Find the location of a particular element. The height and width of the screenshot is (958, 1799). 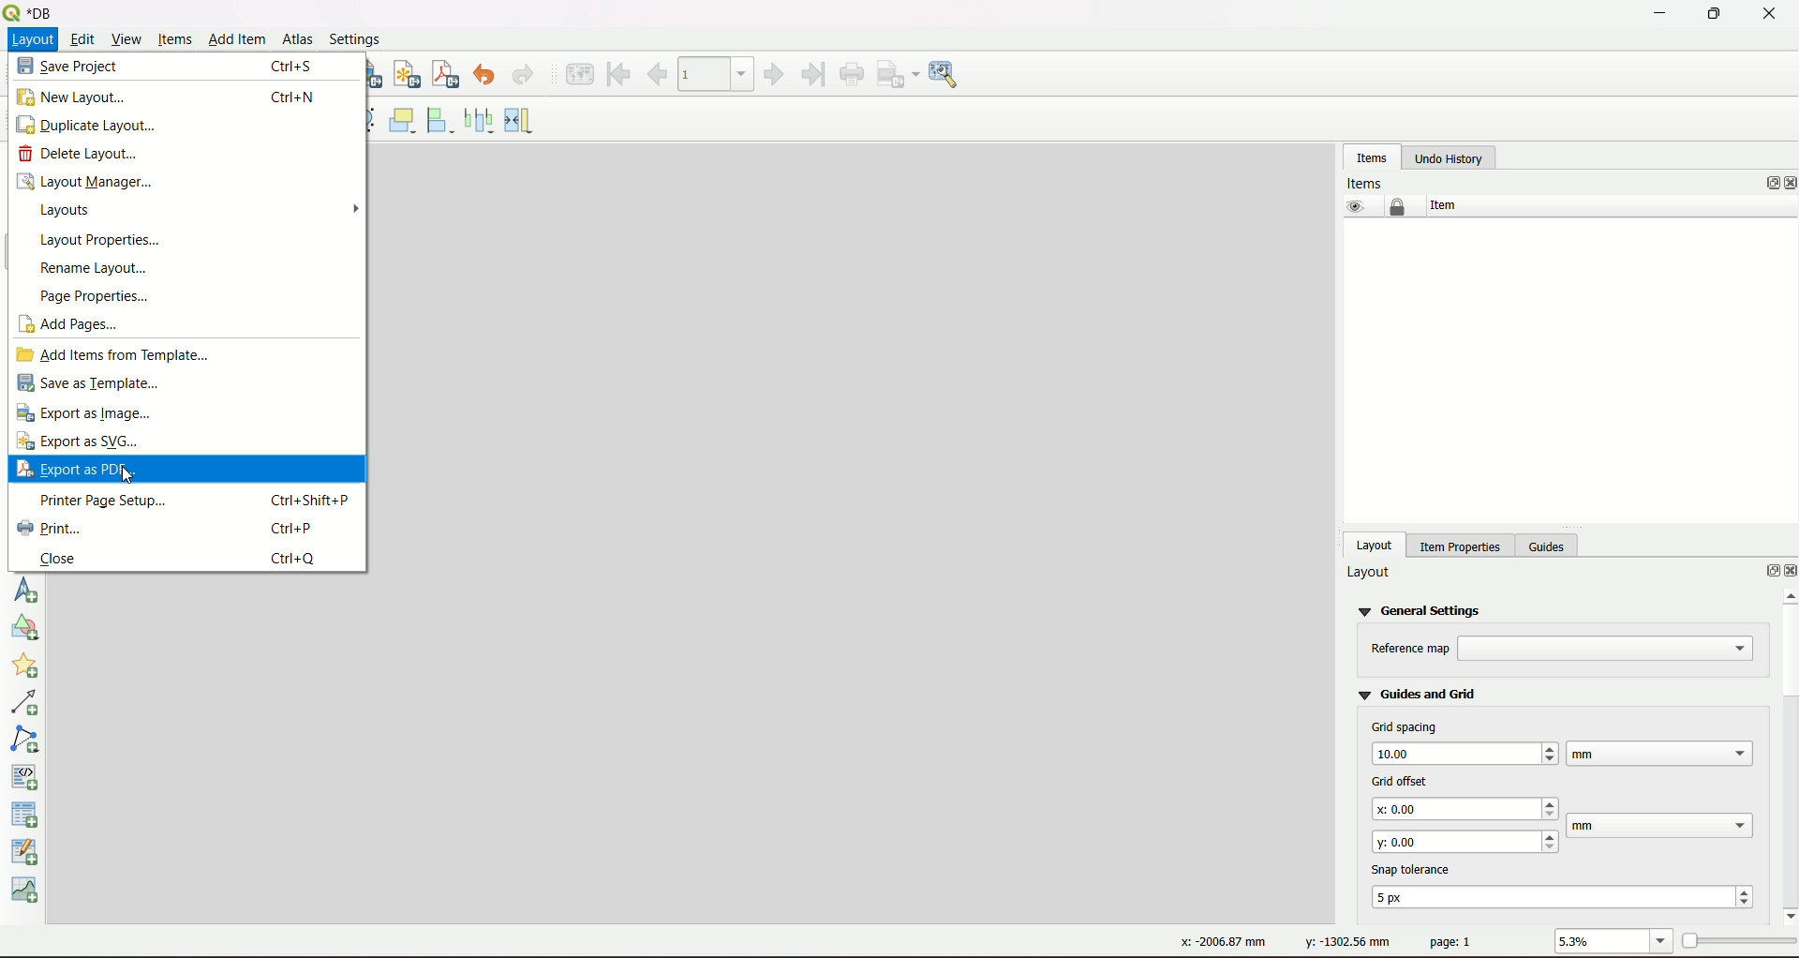

export as image is located at coordinates (899, 74).